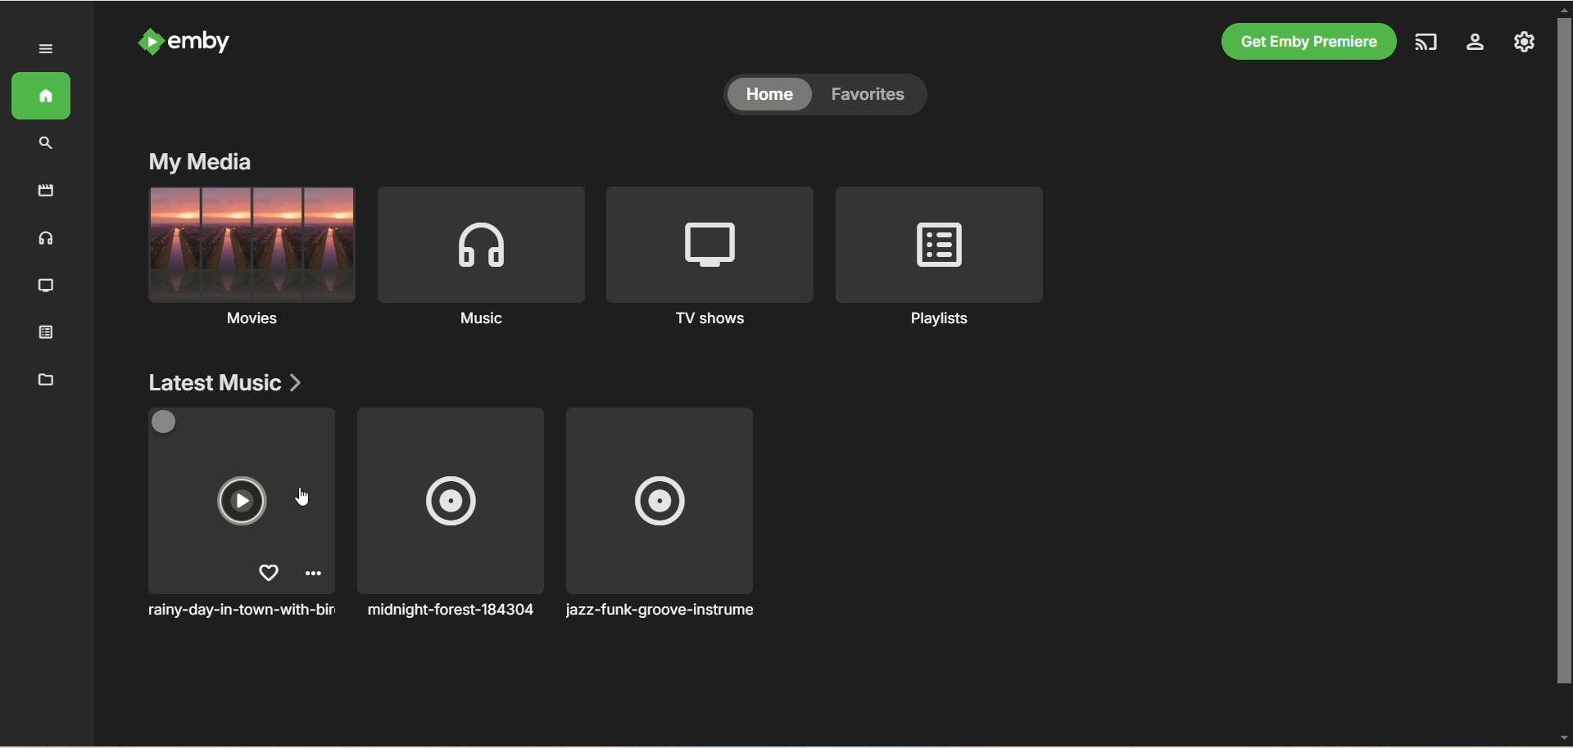 This screenshot has height=748, width=1573. What do you see at coordinates (1476, 43) in the screenshot?
I see `manage emby server` at bounding box center [1476, 43].